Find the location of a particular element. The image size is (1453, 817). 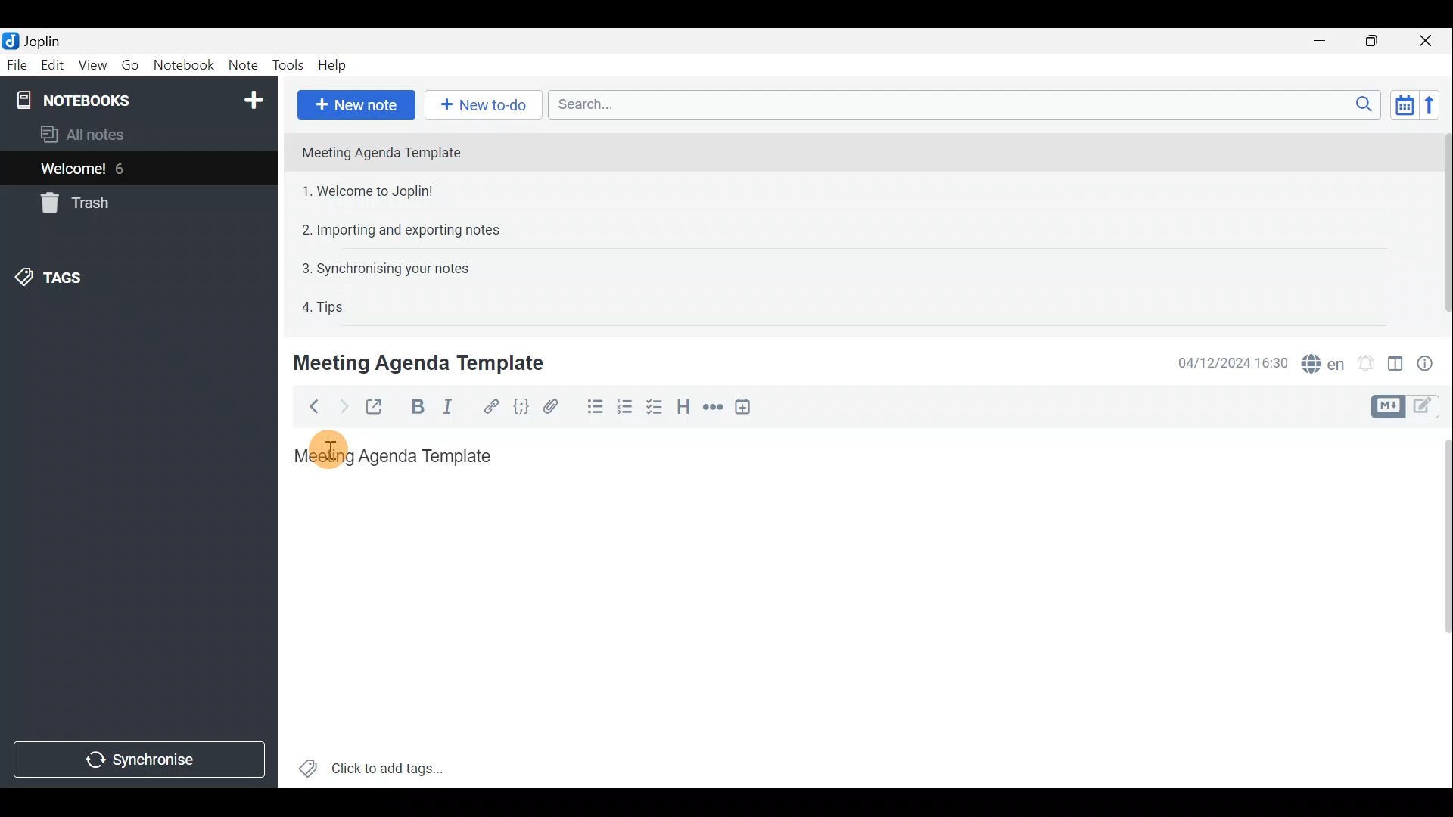

Italic is located at coordinates (453, 408).